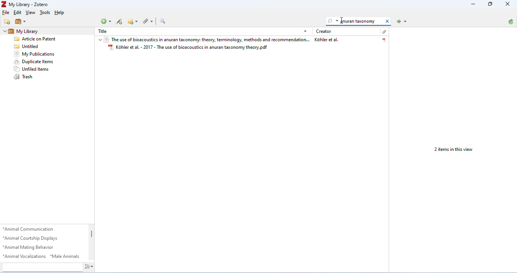 Image resolution: width=517 pixels, height=273 pixels. What do you see at coordinates (454, 150) in the screenshot?
I see `2 items in this view` at bounding box center [454, 150].